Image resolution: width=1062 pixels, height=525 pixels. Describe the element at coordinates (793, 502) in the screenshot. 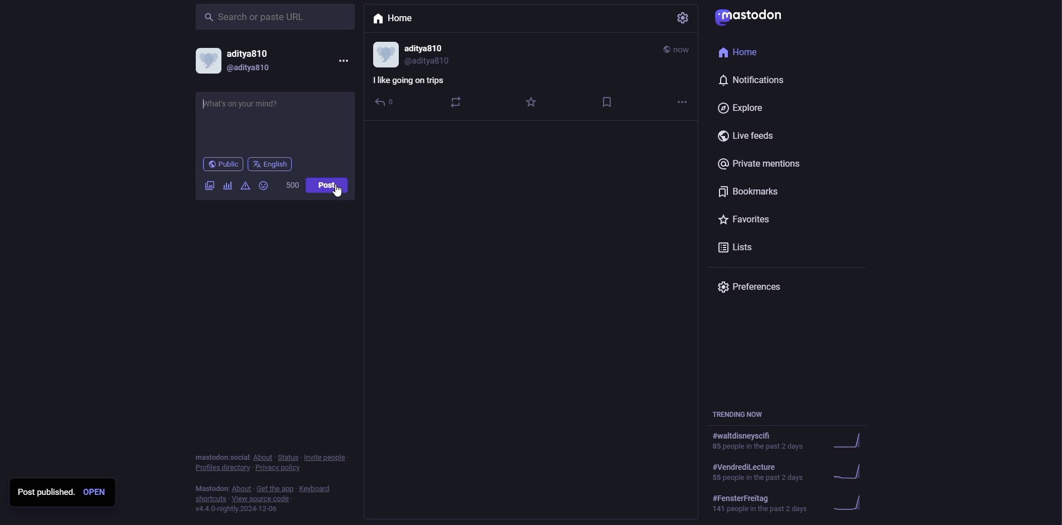

I see `trending now` at that location.